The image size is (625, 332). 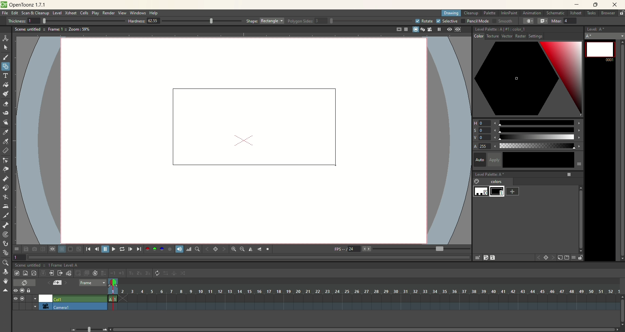 What do you see at coordinates (513, 191) in the screenshot?
I see `Add color` at bounding box center [513, 191].